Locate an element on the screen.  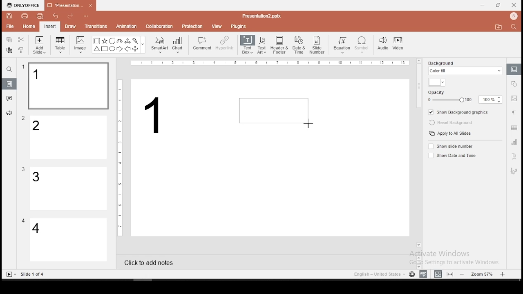
copy is located at coordinates (9, 40).